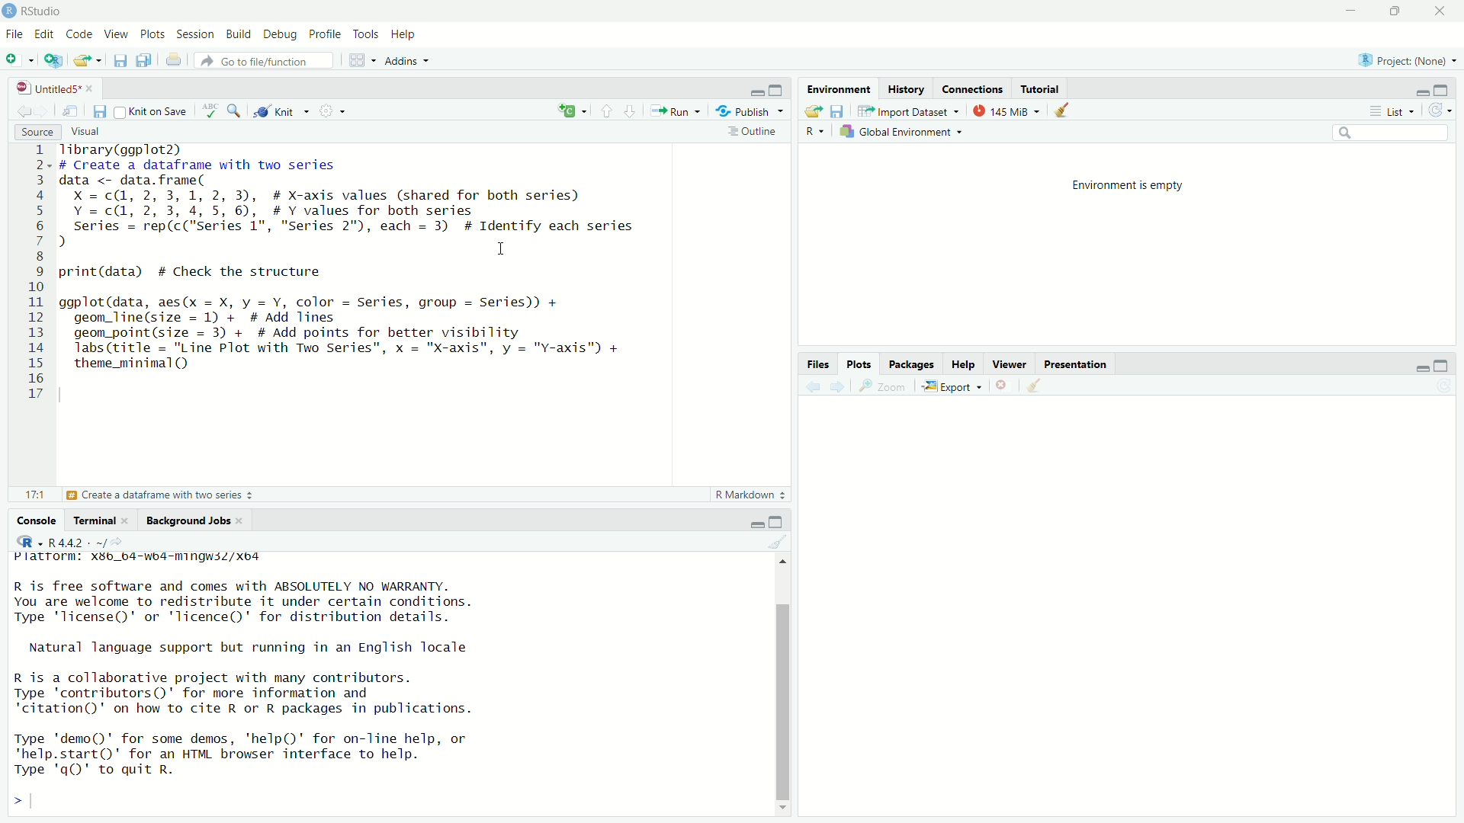  I want to click on History, so click(905, 90).